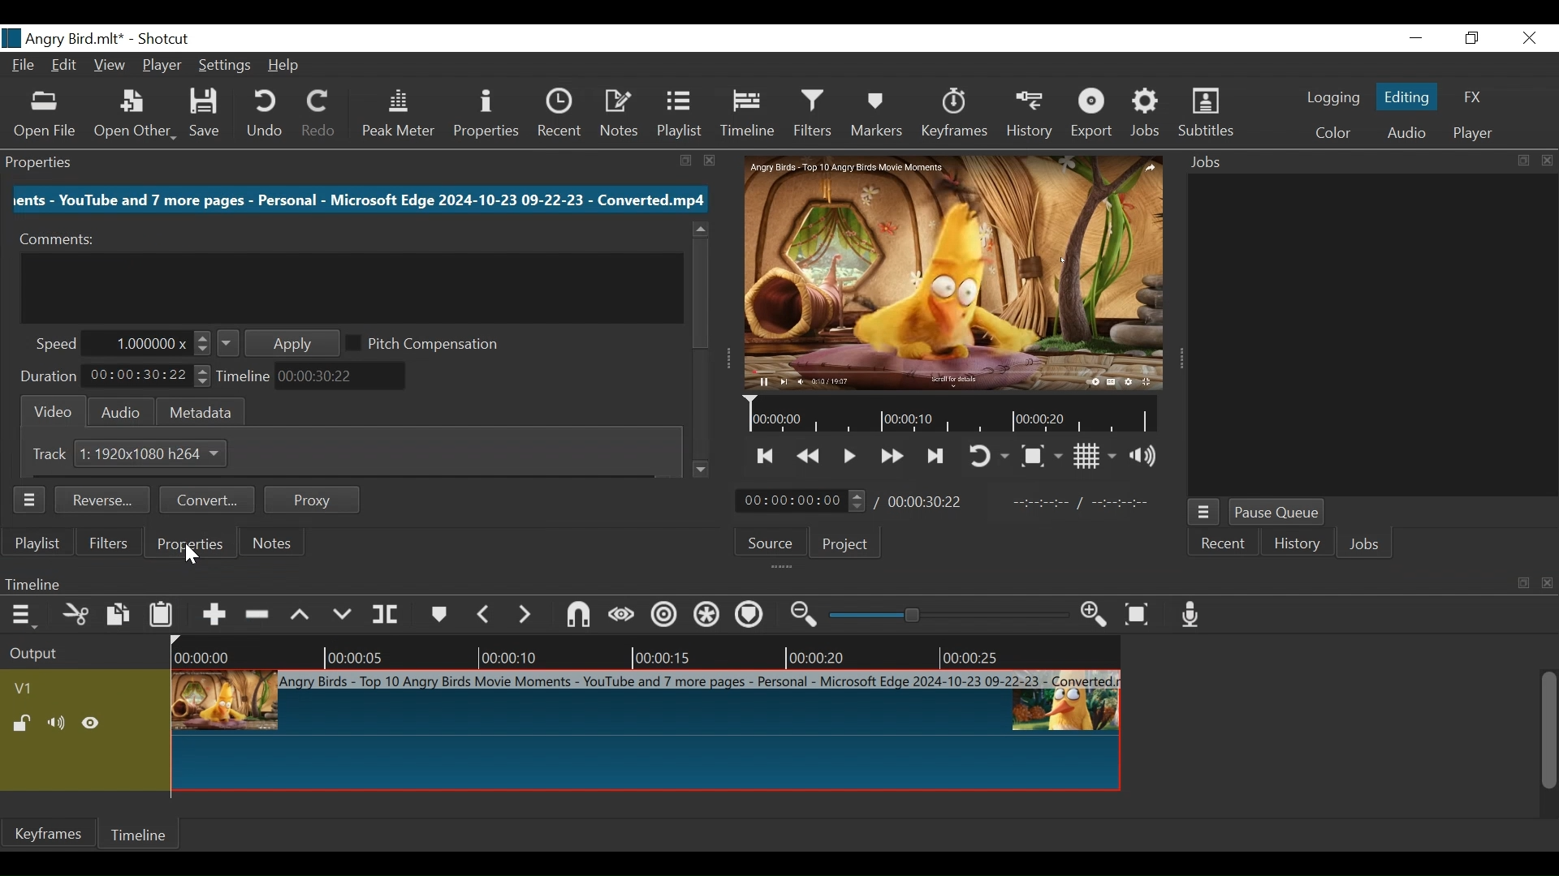  Describe the element at coordinates (62, 238) in the screenshot. I see `Comments` at that location.